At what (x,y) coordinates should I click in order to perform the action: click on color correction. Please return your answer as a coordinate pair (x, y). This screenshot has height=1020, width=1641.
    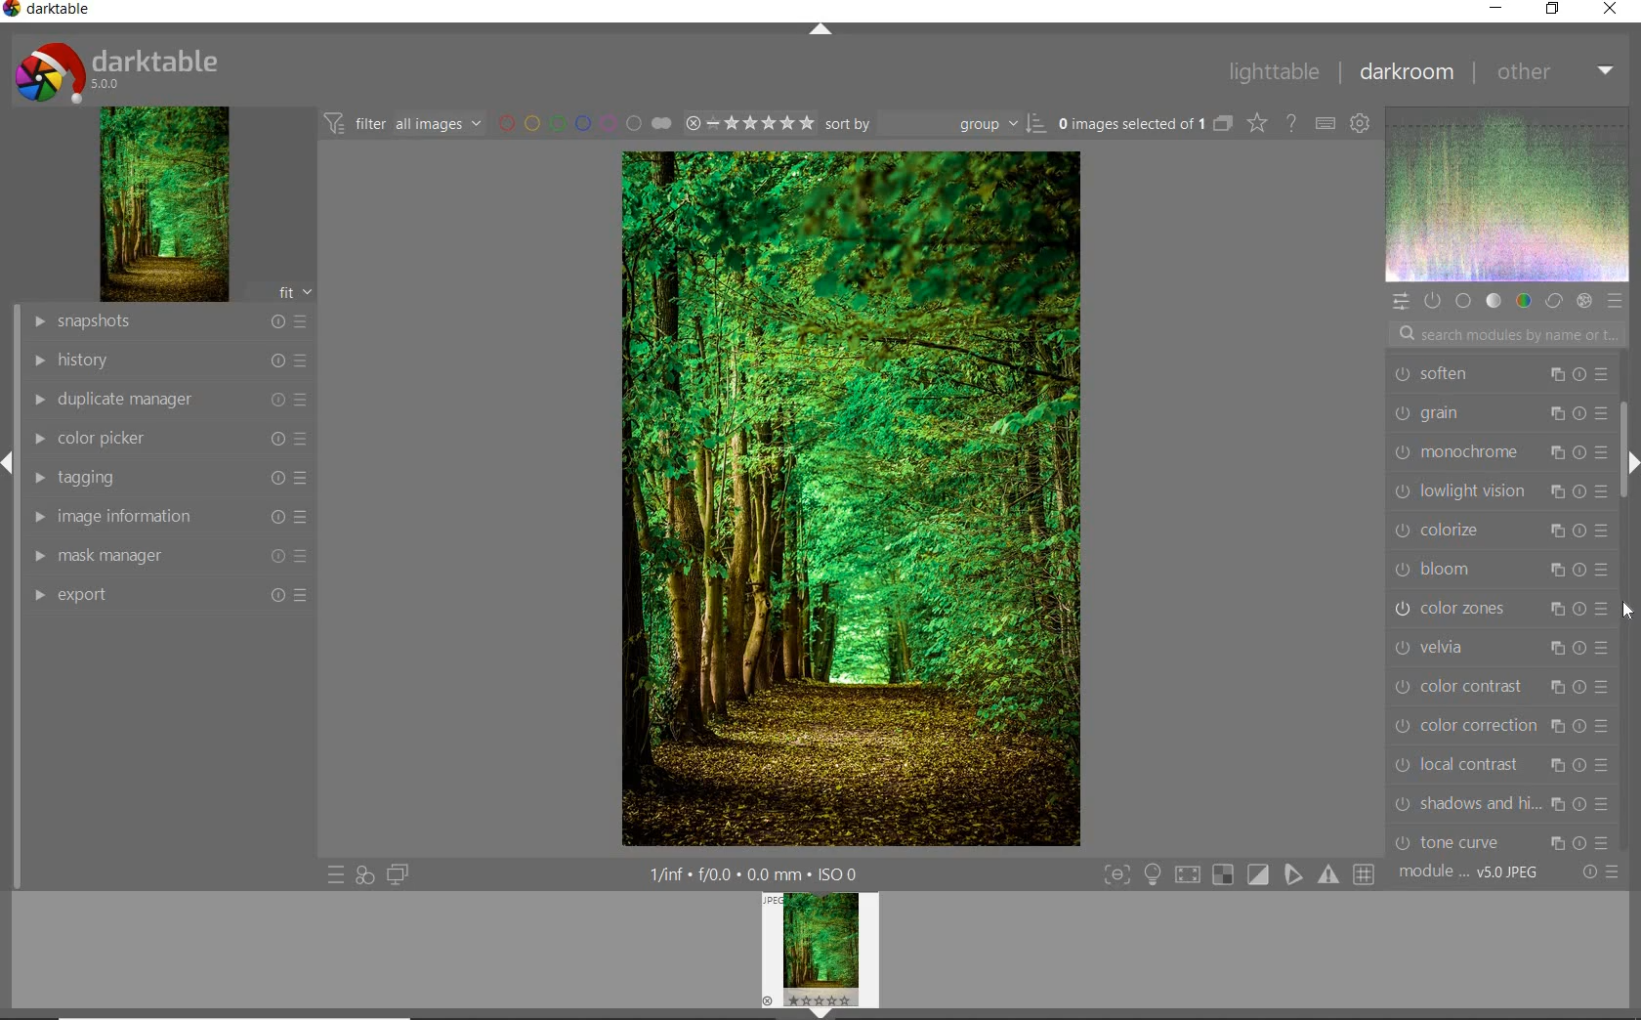
    Looking at the image, I should click on (1501, 727).